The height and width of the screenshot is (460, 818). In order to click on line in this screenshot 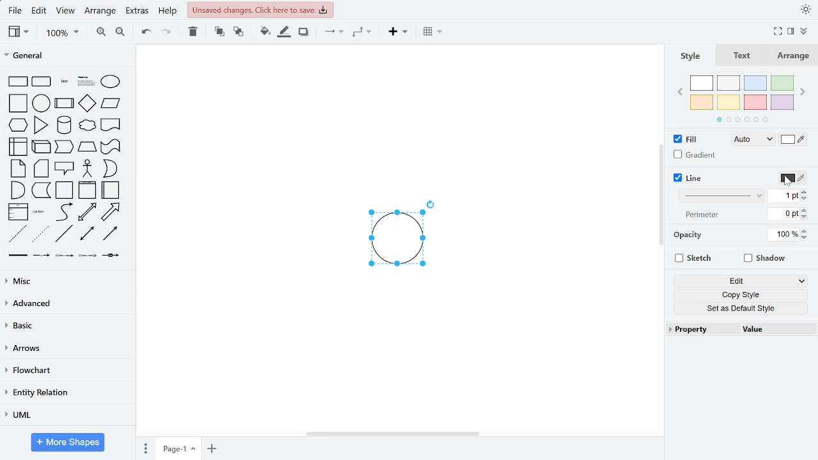, I will do `click(65, 234)`.